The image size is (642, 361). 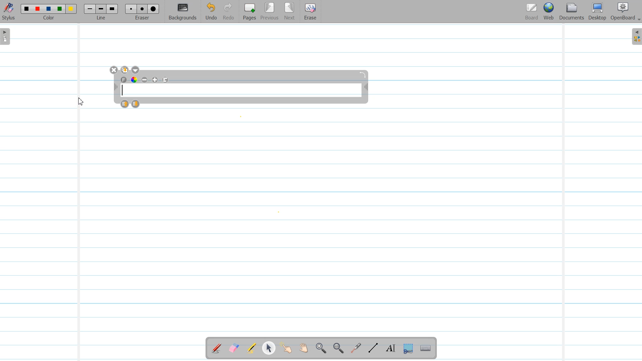 What do you see at coordinates (366, 88) in the screenshot?
I see `Adjust width of text tool` at bounding box center [366, 88].